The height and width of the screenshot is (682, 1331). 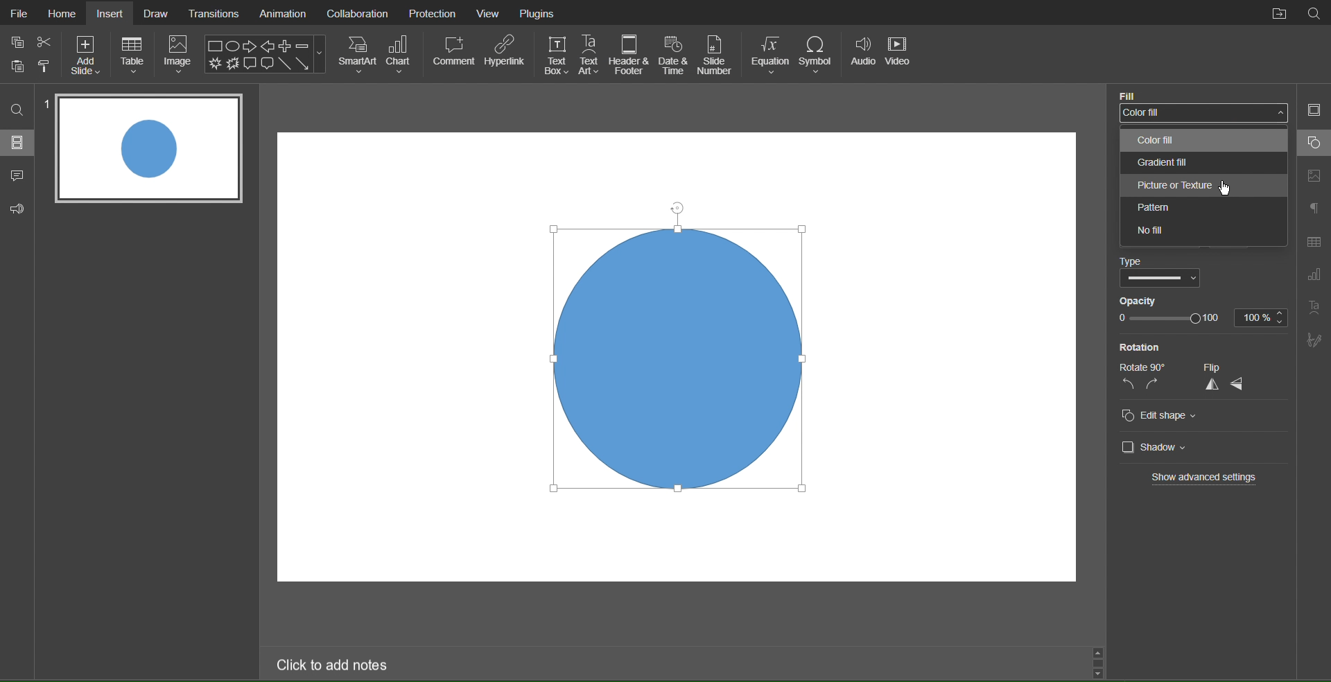 What do you see at coordinates (1313, 209) in the screenshot?
I see `Paragraph Settings` at bounding box center [1313, 209].